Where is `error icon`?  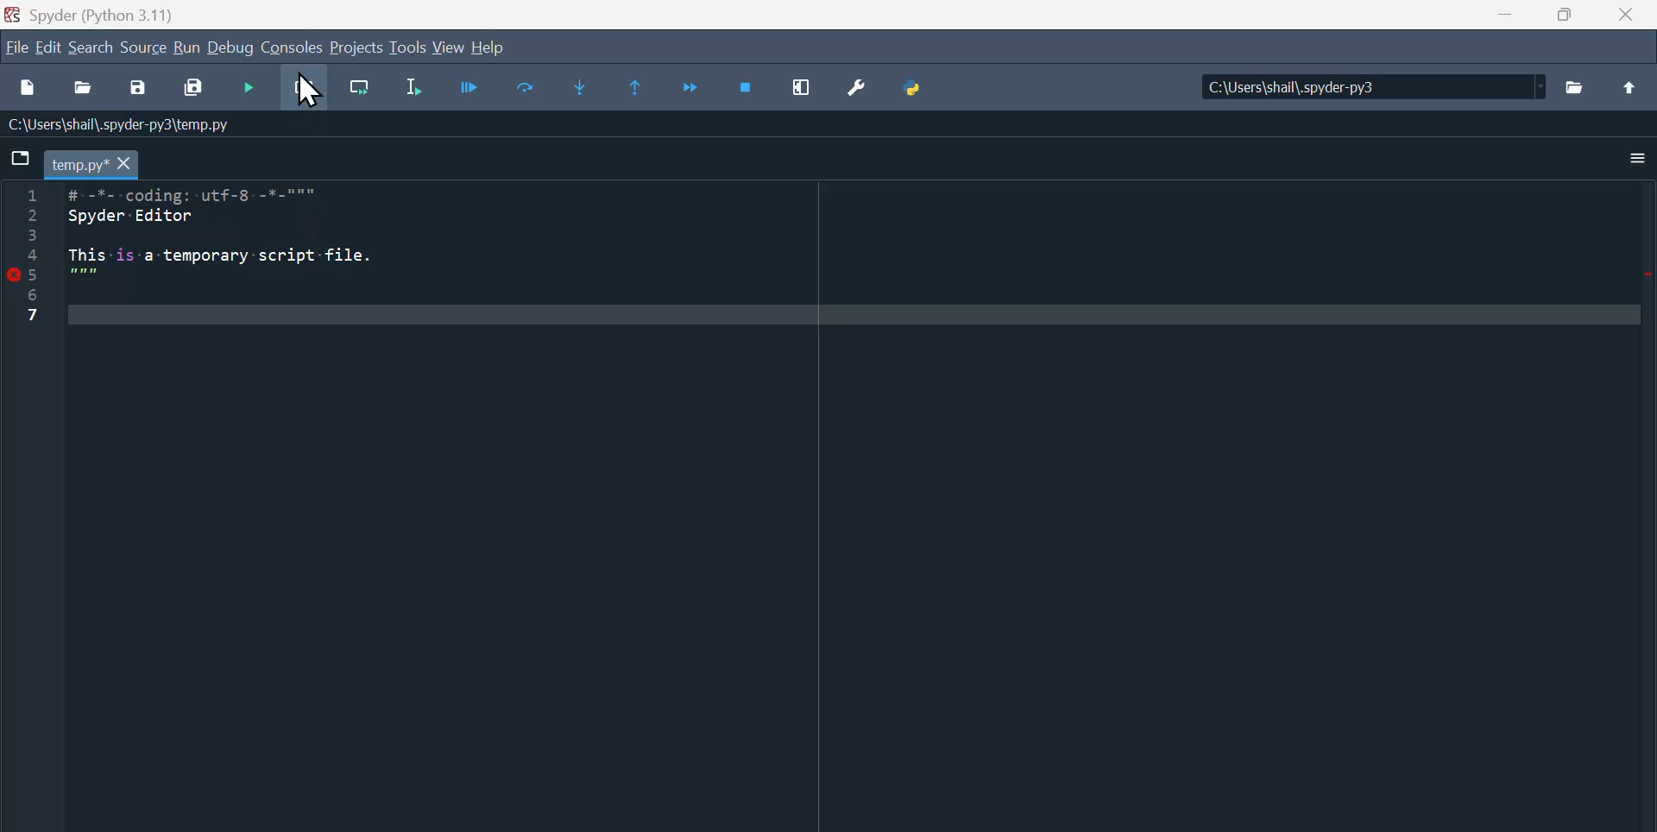
error icon is located at coordinates (11, 274).